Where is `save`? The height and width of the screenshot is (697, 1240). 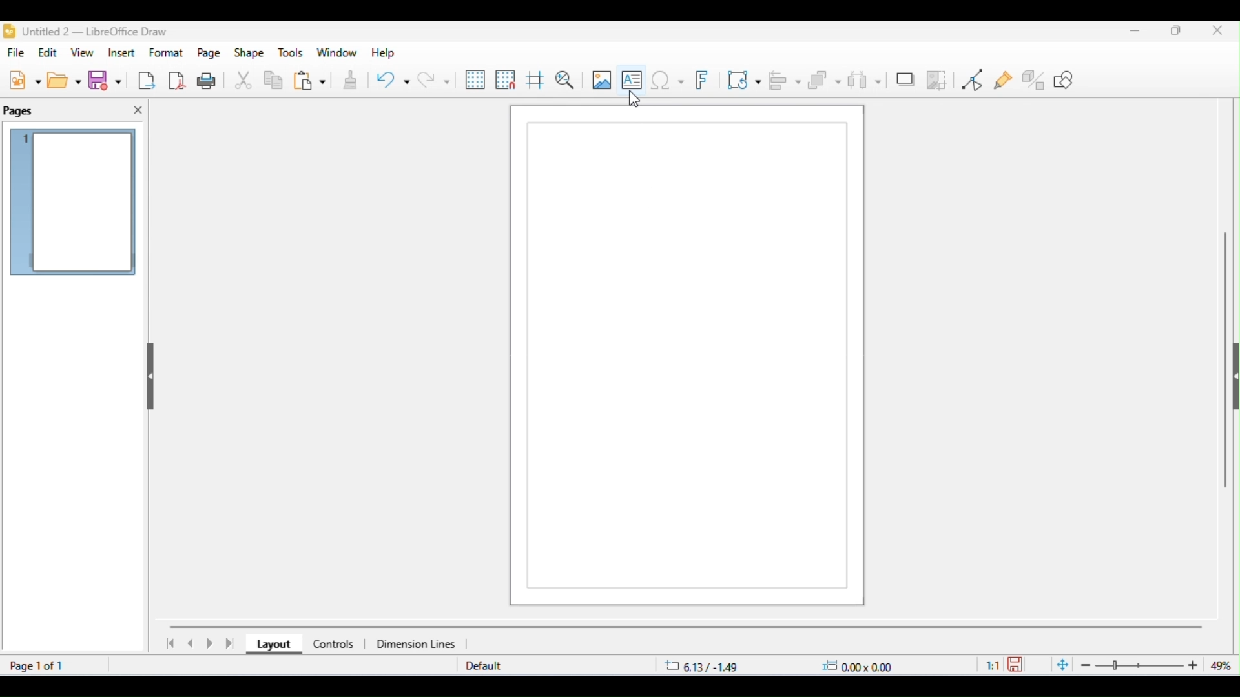
save is located at coordinates (107, 81).